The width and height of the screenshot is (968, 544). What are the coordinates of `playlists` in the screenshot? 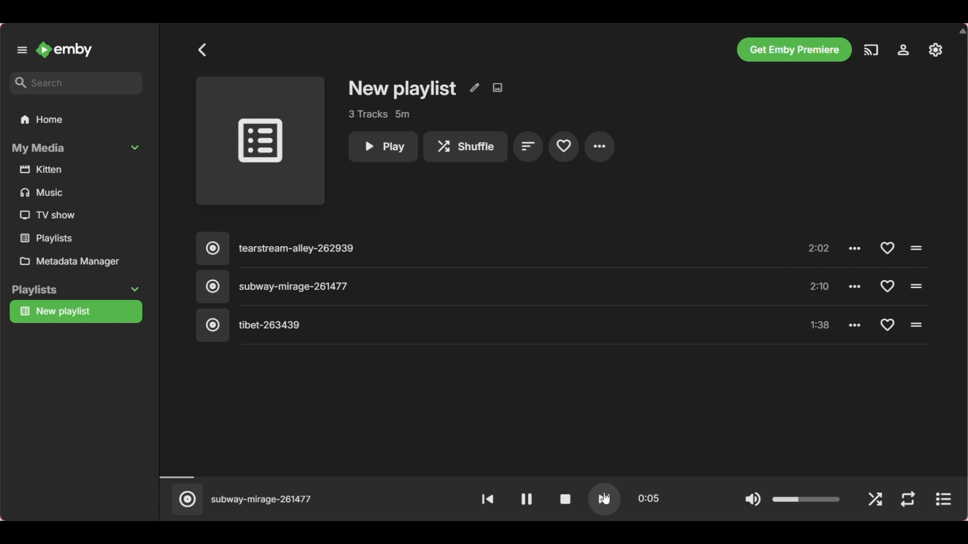 It's located at (51, 239).